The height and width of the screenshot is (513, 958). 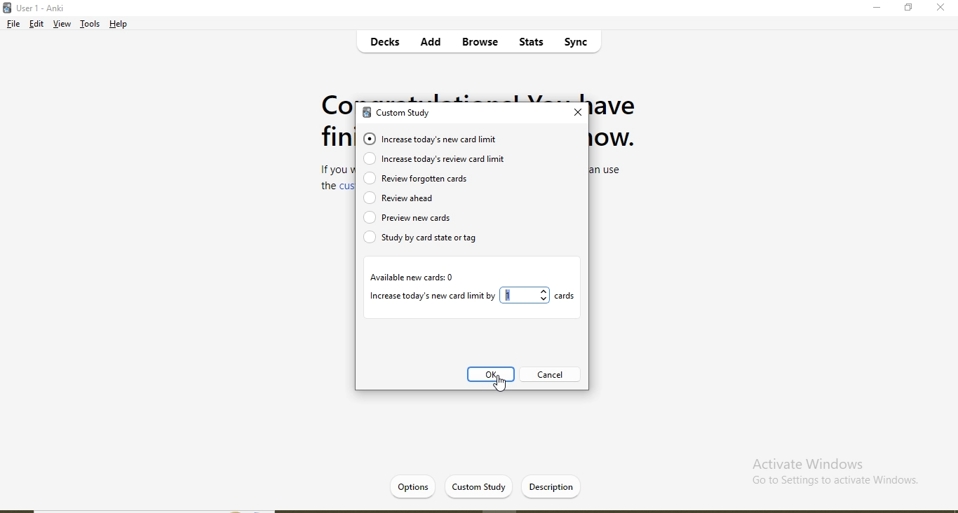 What do you see at coordinates (387, 44) in the screenshot?
I see `decks` at bounding box center [387, 44].